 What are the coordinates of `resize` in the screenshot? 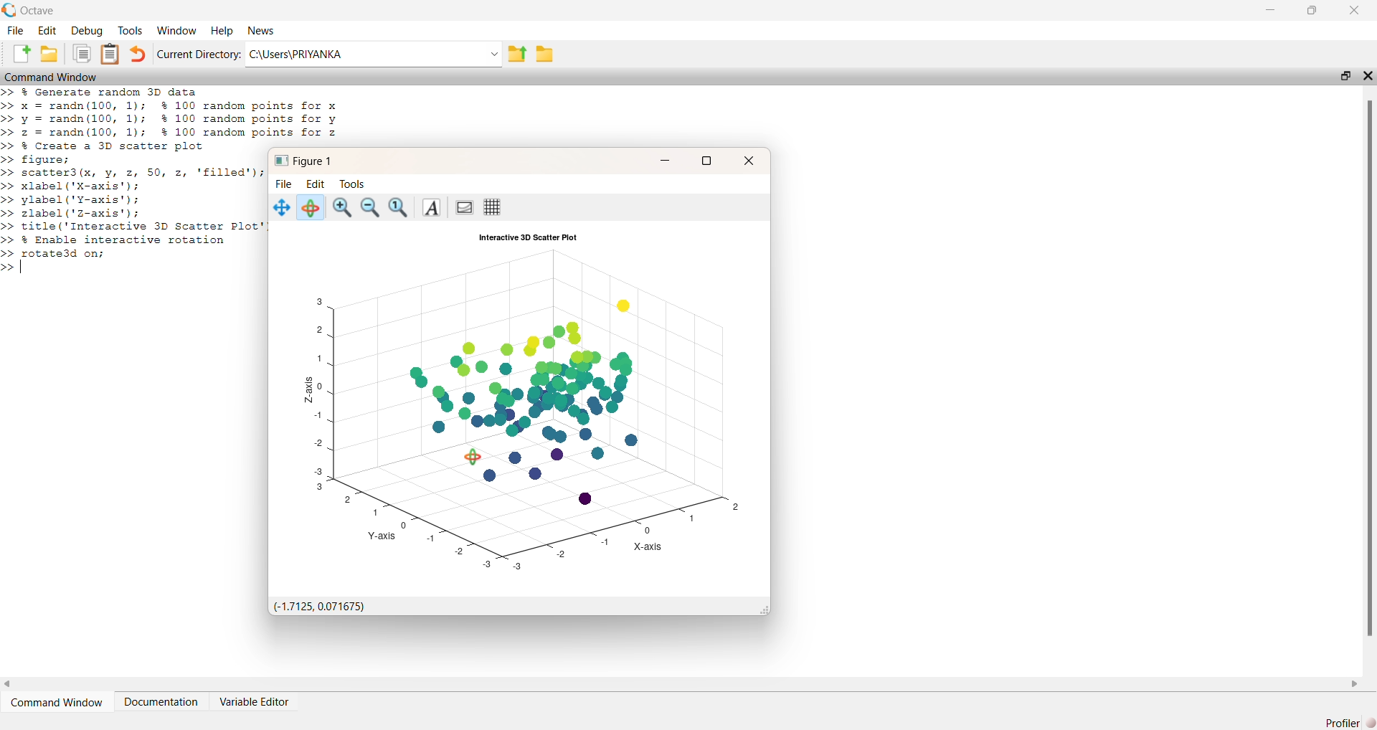 It's located at (706, 162).